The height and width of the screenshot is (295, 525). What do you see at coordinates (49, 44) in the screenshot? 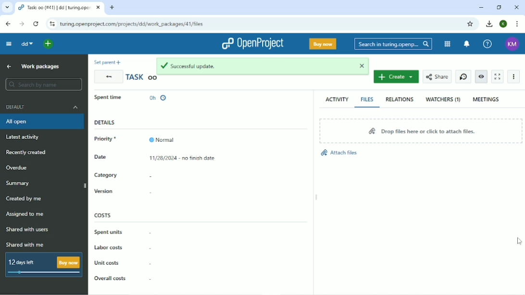
I see `Open quick add menu` at bounding box center [49, 44].